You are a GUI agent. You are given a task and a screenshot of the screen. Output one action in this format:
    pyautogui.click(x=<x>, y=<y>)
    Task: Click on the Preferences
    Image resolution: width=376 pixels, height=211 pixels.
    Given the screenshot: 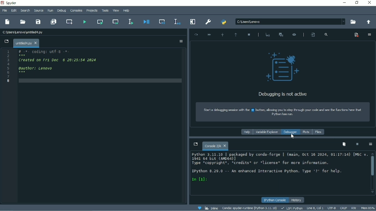 What is the action you would take?
    pyautogui.click(x=208, y=21)
    